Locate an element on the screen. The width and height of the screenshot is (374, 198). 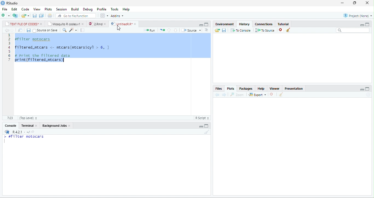
Session is located at coordinates (62, 9).